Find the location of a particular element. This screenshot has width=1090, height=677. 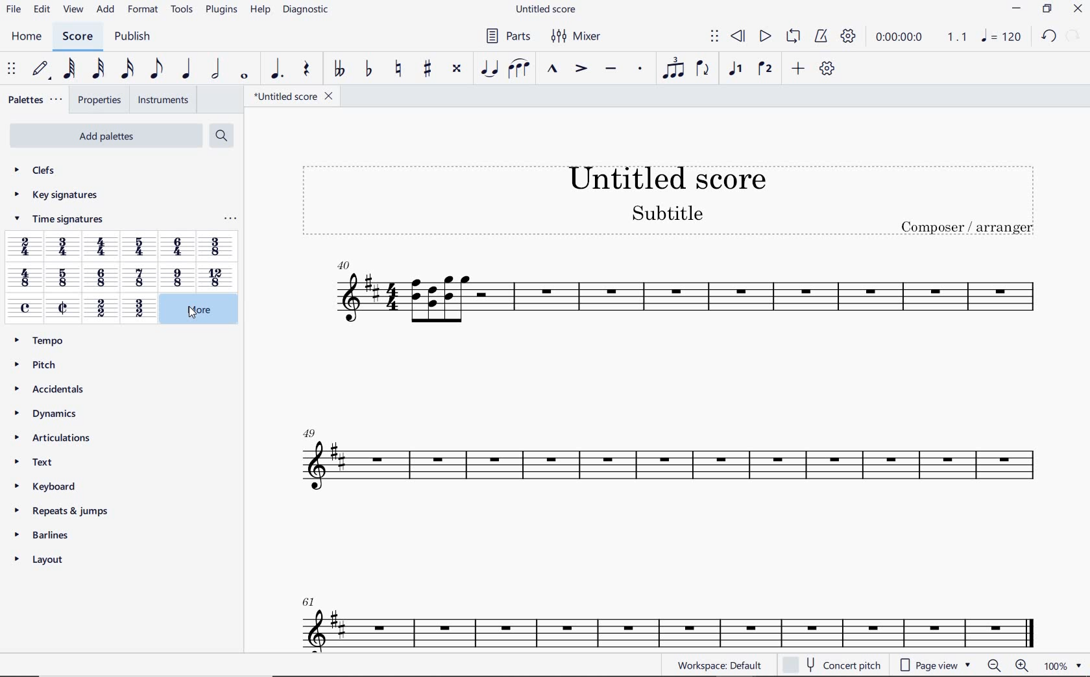

Palette Properties is located at coordinates (230, 221).